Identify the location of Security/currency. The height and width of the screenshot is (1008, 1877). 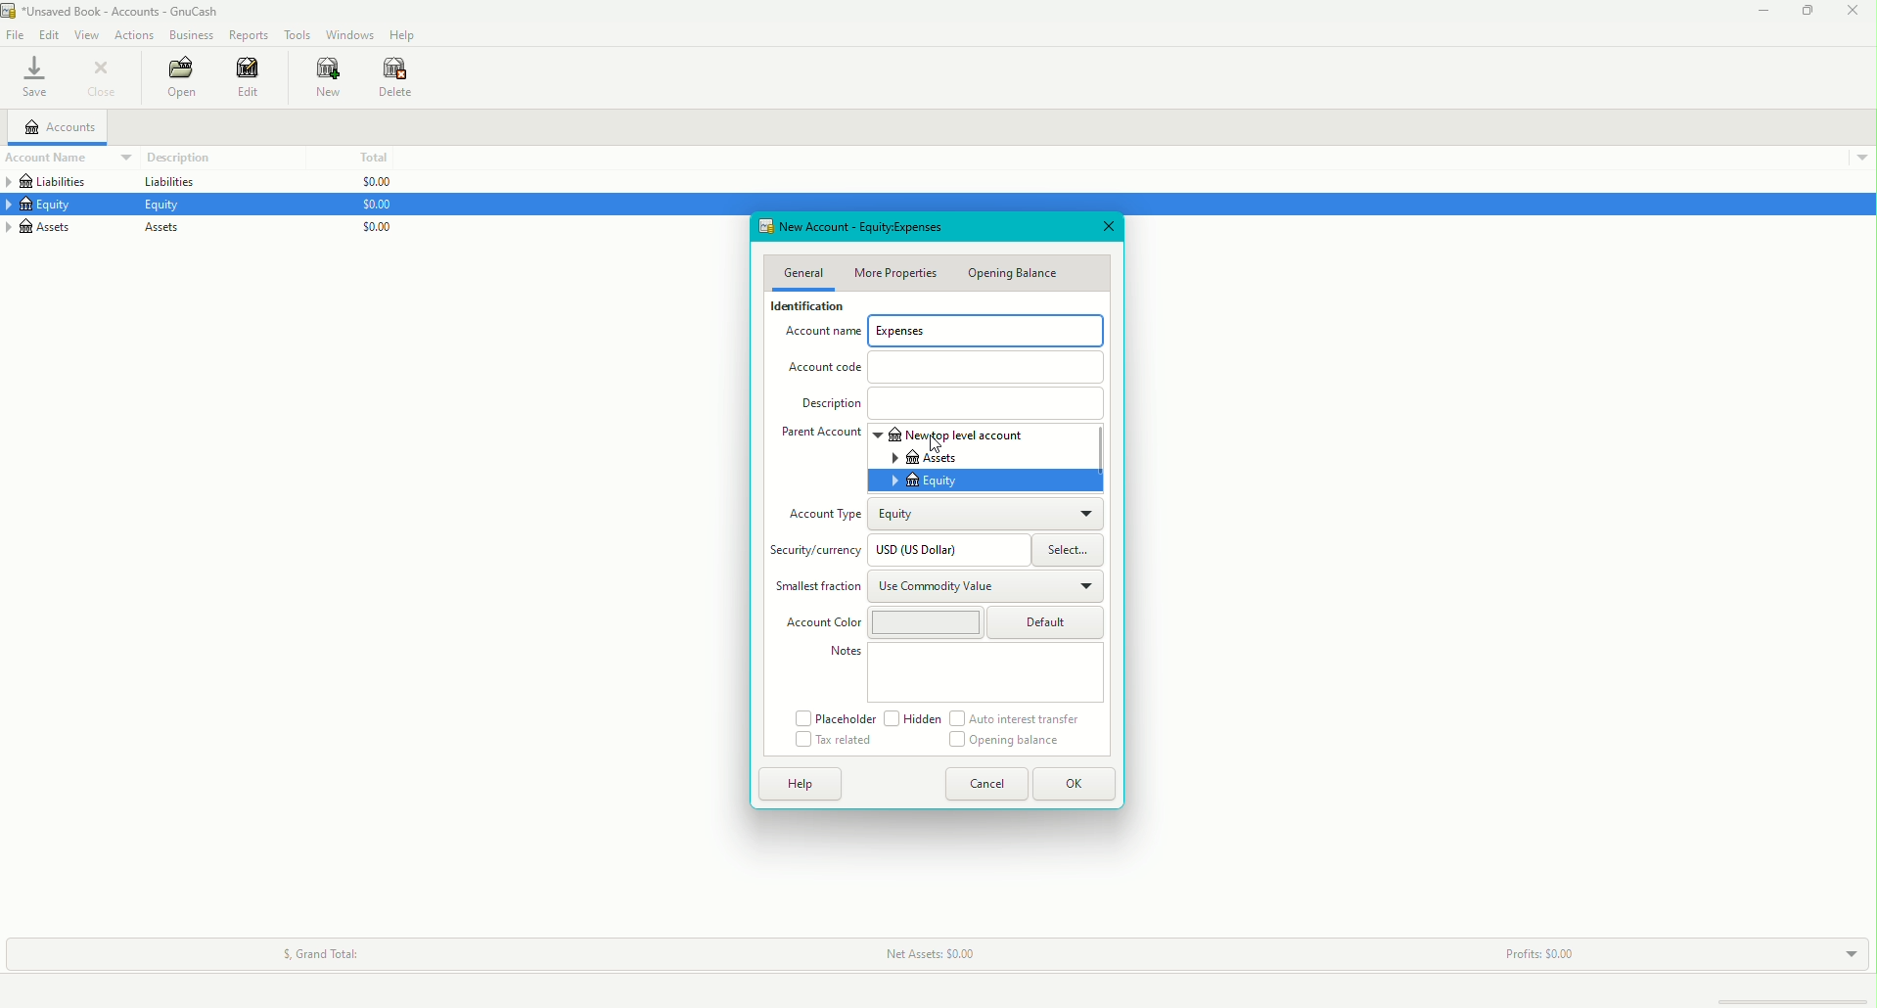
(818, 552).